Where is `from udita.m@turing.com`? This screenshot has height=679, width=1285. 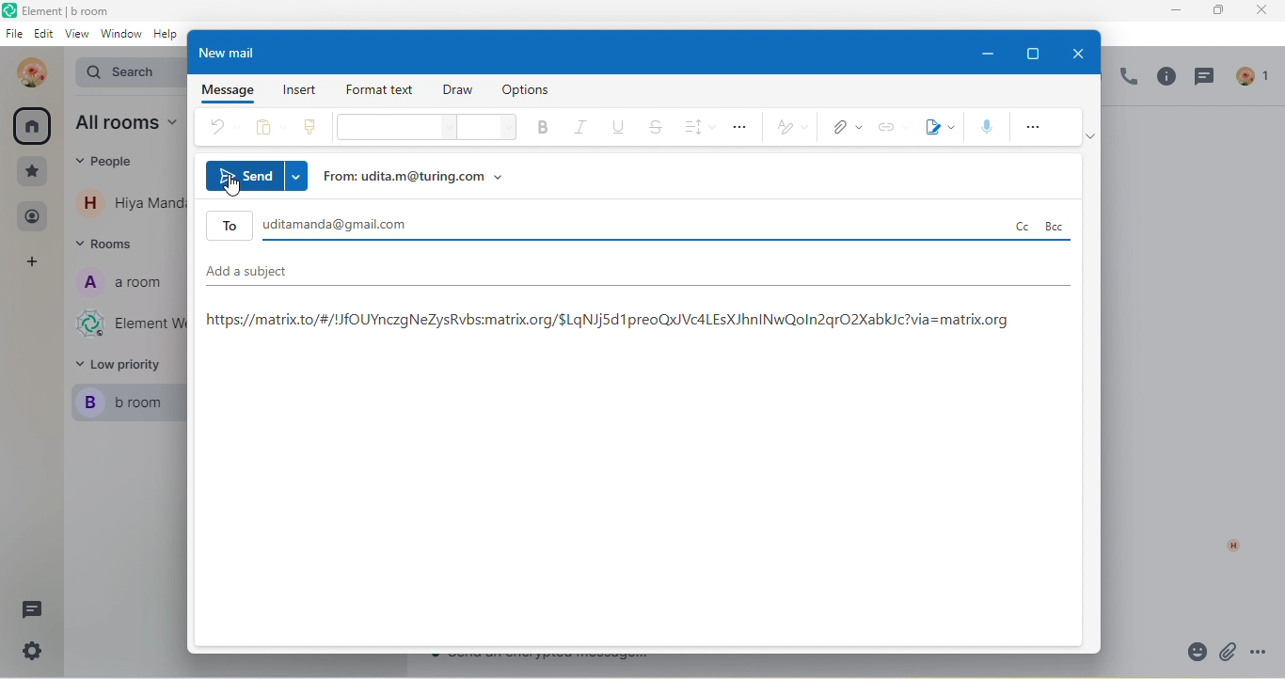 from udita.m@turing.com is located at coordinates (422, 178).